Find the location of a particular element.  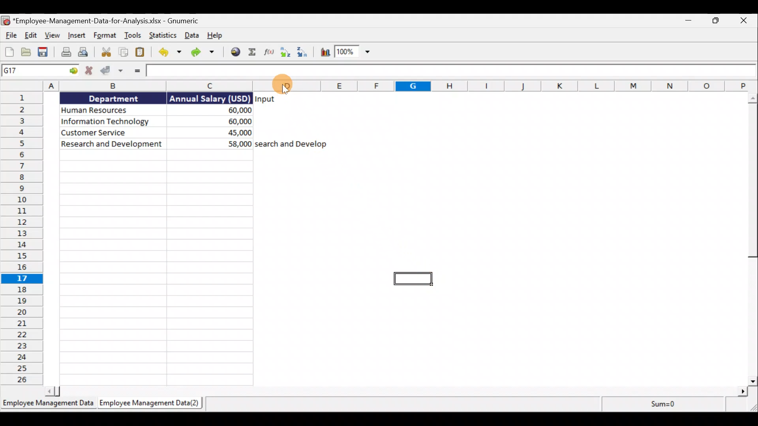

Sum=0 is located at coordinates (679, 405).